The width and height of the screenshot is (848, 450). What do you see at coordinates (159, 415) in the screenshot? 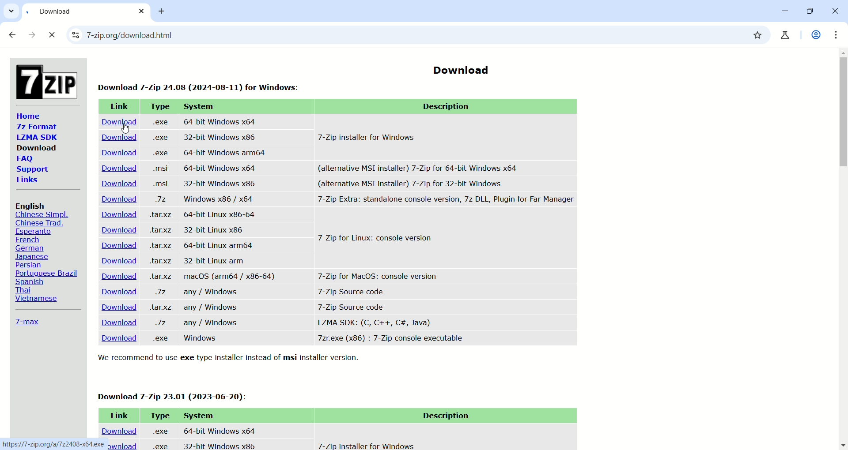
I see `Type` at bounding box center [159, 415].